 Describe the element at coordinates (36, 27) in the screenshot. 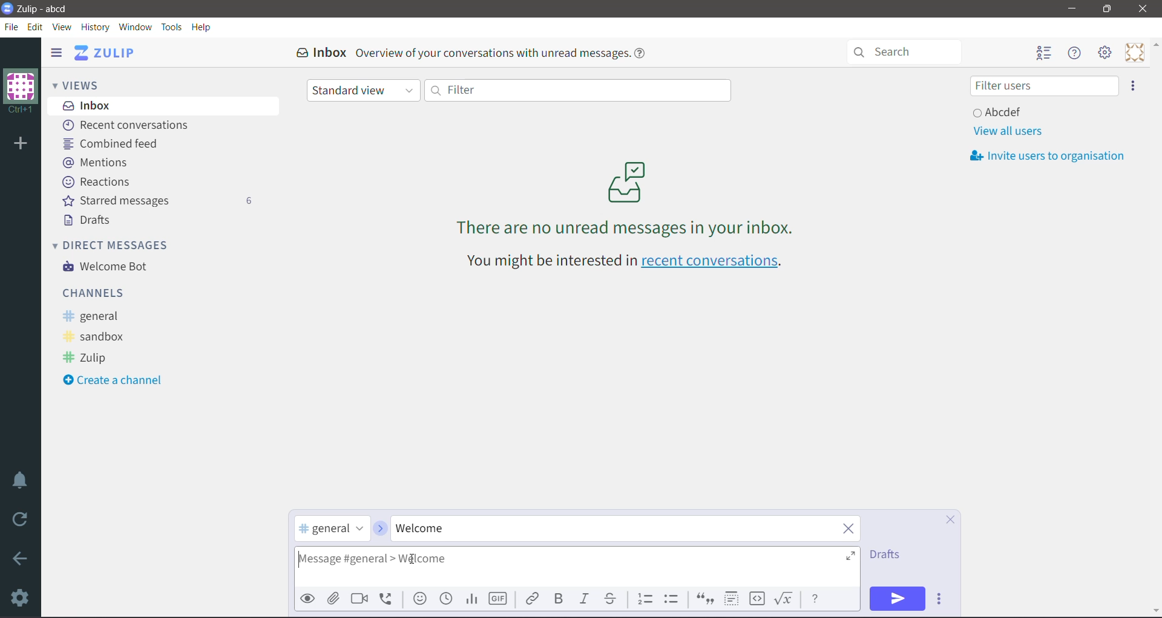

I see `Edit` at that location.